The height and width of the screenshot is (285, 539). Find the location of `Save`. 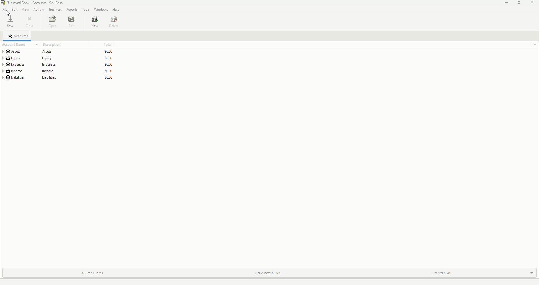

Save is located at coordinates (11, 22).